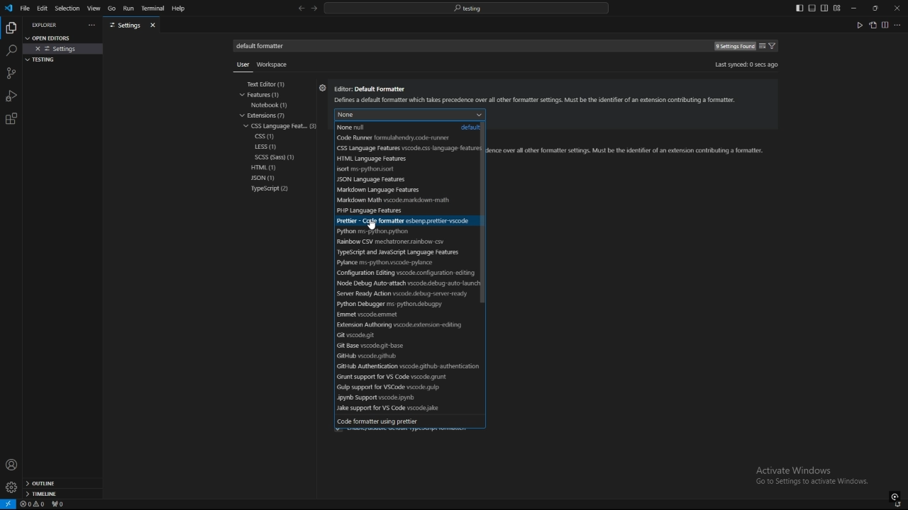 The width and height of the screenshot is (908, 510). I want to click on cursor, so click(377, 224).